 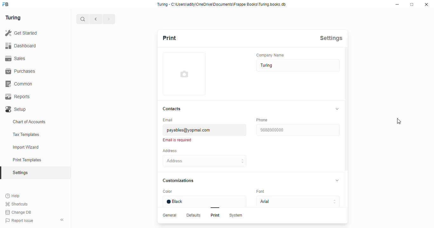 I want to click on frappebooks logo, so click(x=8, y=4).